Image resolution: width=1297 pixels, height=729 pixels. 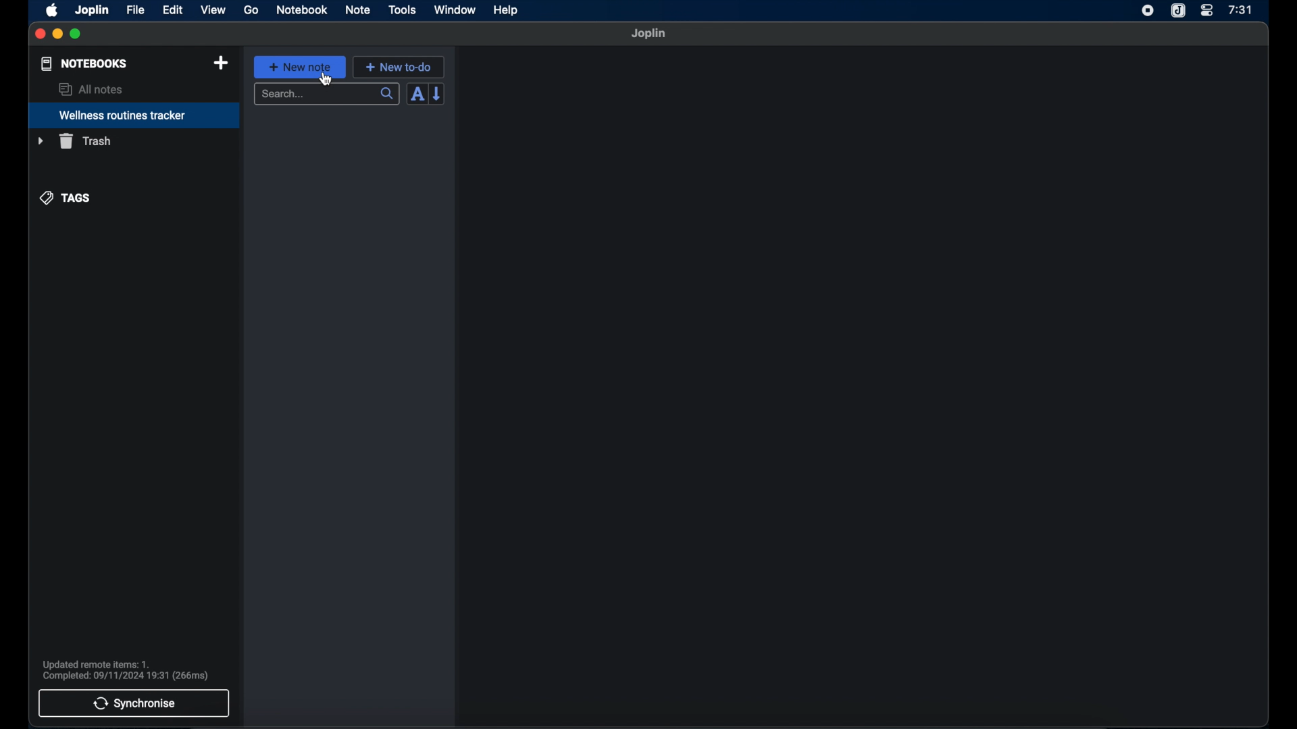 What do you see at coordinates (455, 9) in the screenshot?
I see `window` at bounding box center [455, 9].